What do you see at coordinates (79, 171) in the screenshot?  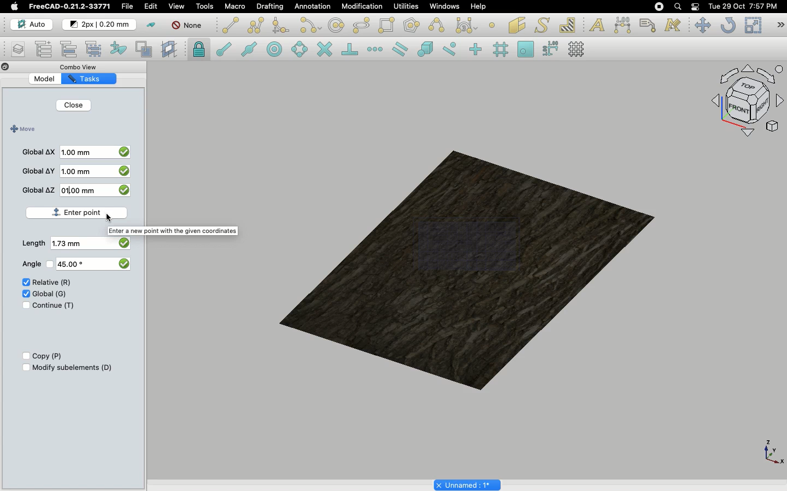 I see `1.00` at bounding box center [79, 171].